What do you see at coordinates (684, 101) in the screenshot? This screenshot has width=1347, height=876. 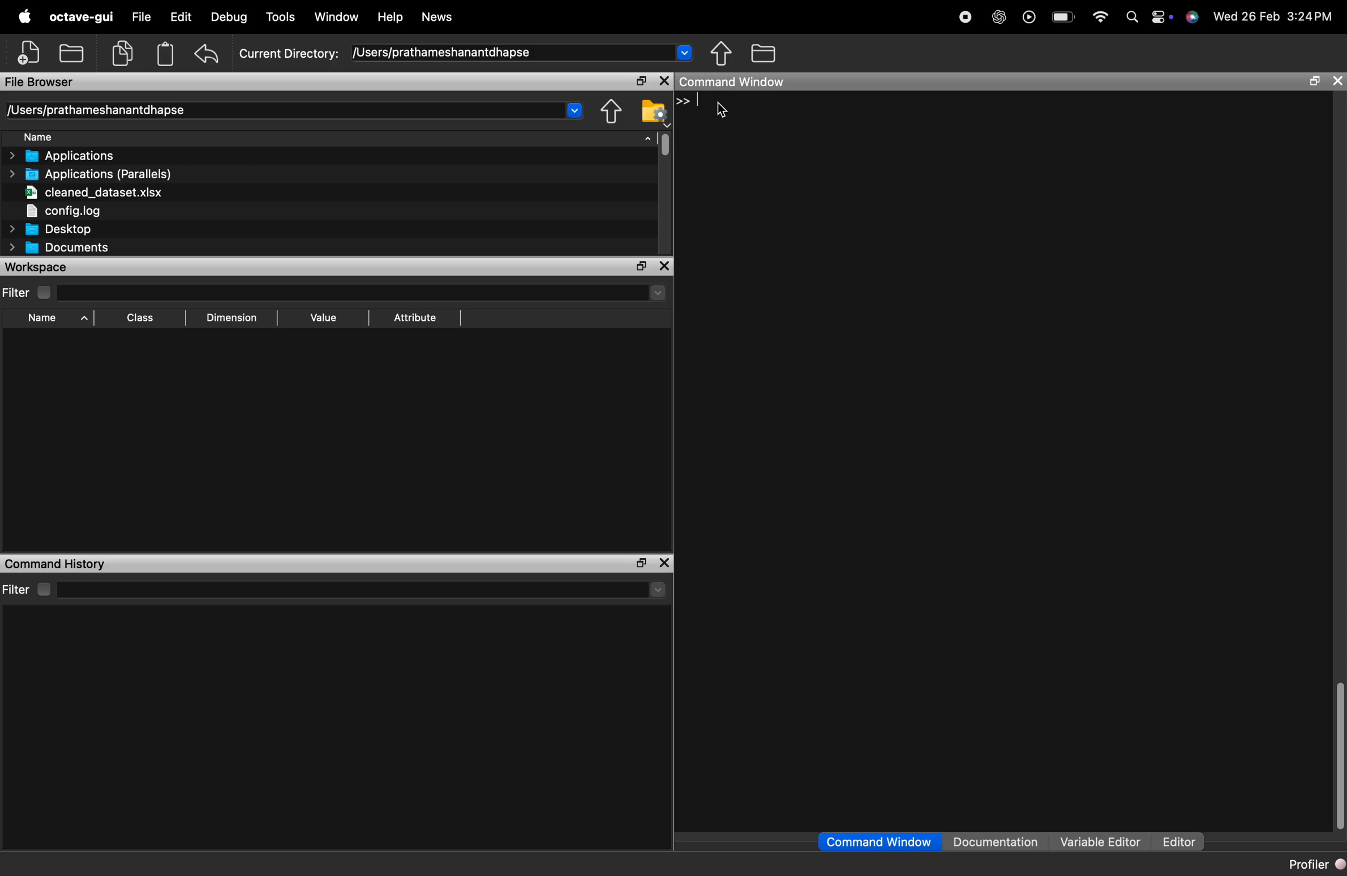 I see `New Line` at bounding box center [684, 101].